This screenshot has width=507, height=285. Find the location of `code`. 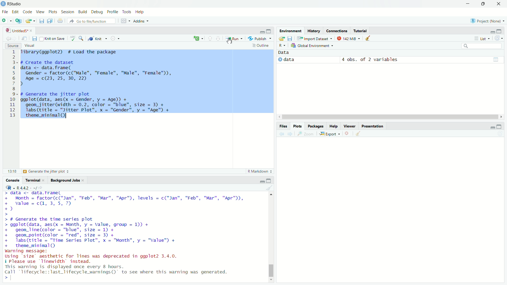

code is located at coordinates (27, 12).